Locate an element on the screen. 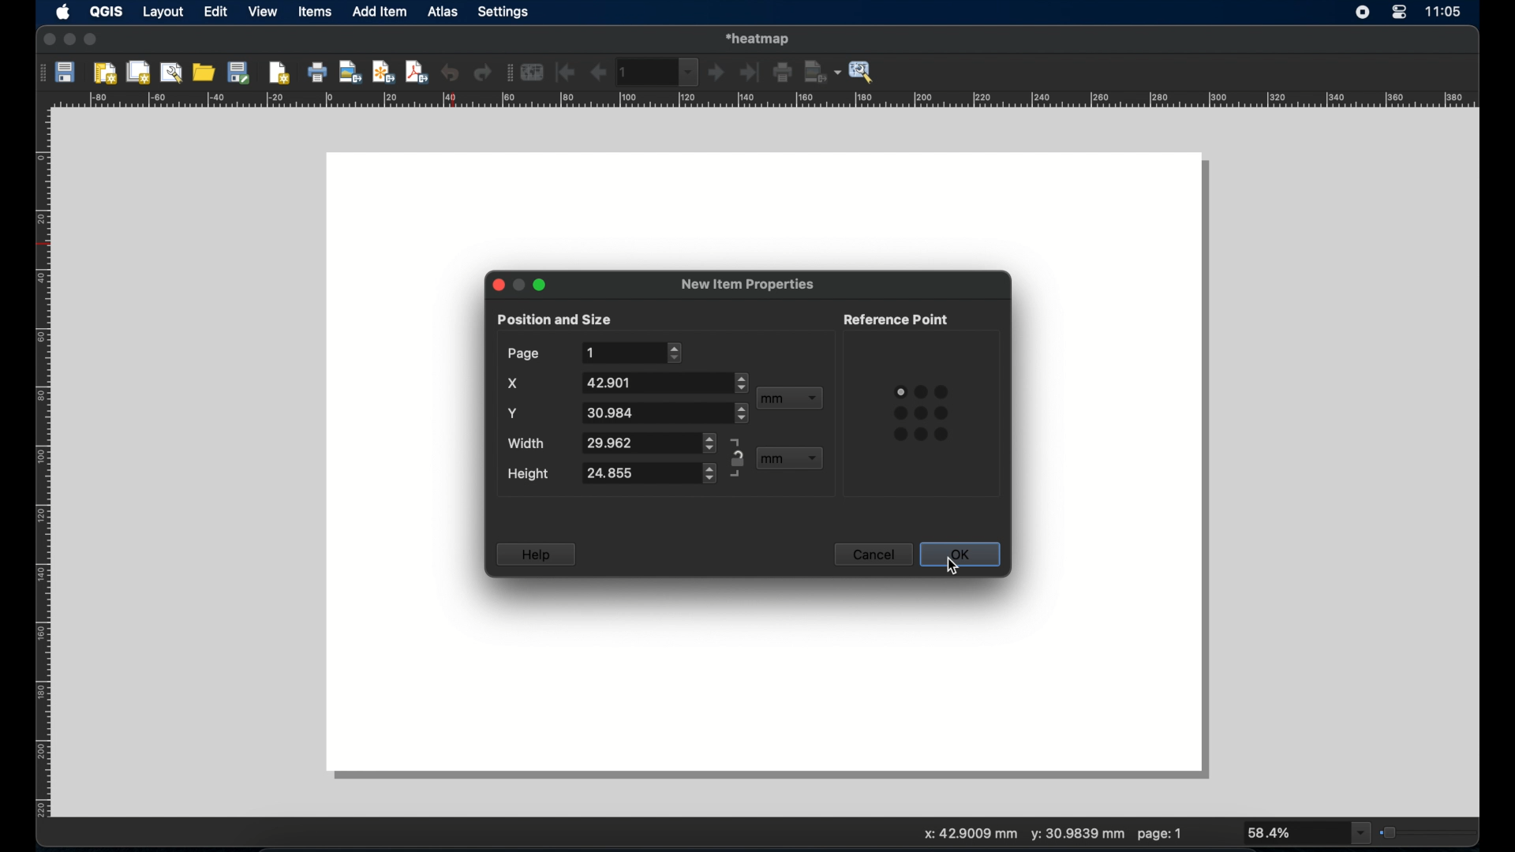  blank layout is located at coordinates (1117, 441).